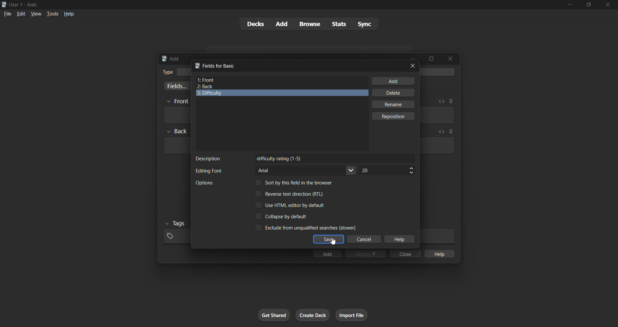 This screenshot has width=618, height=327. What do you see at coordinates (220, 66) in the screenshot?
I see `customize fields title bar` at bounding box center [220, 66].